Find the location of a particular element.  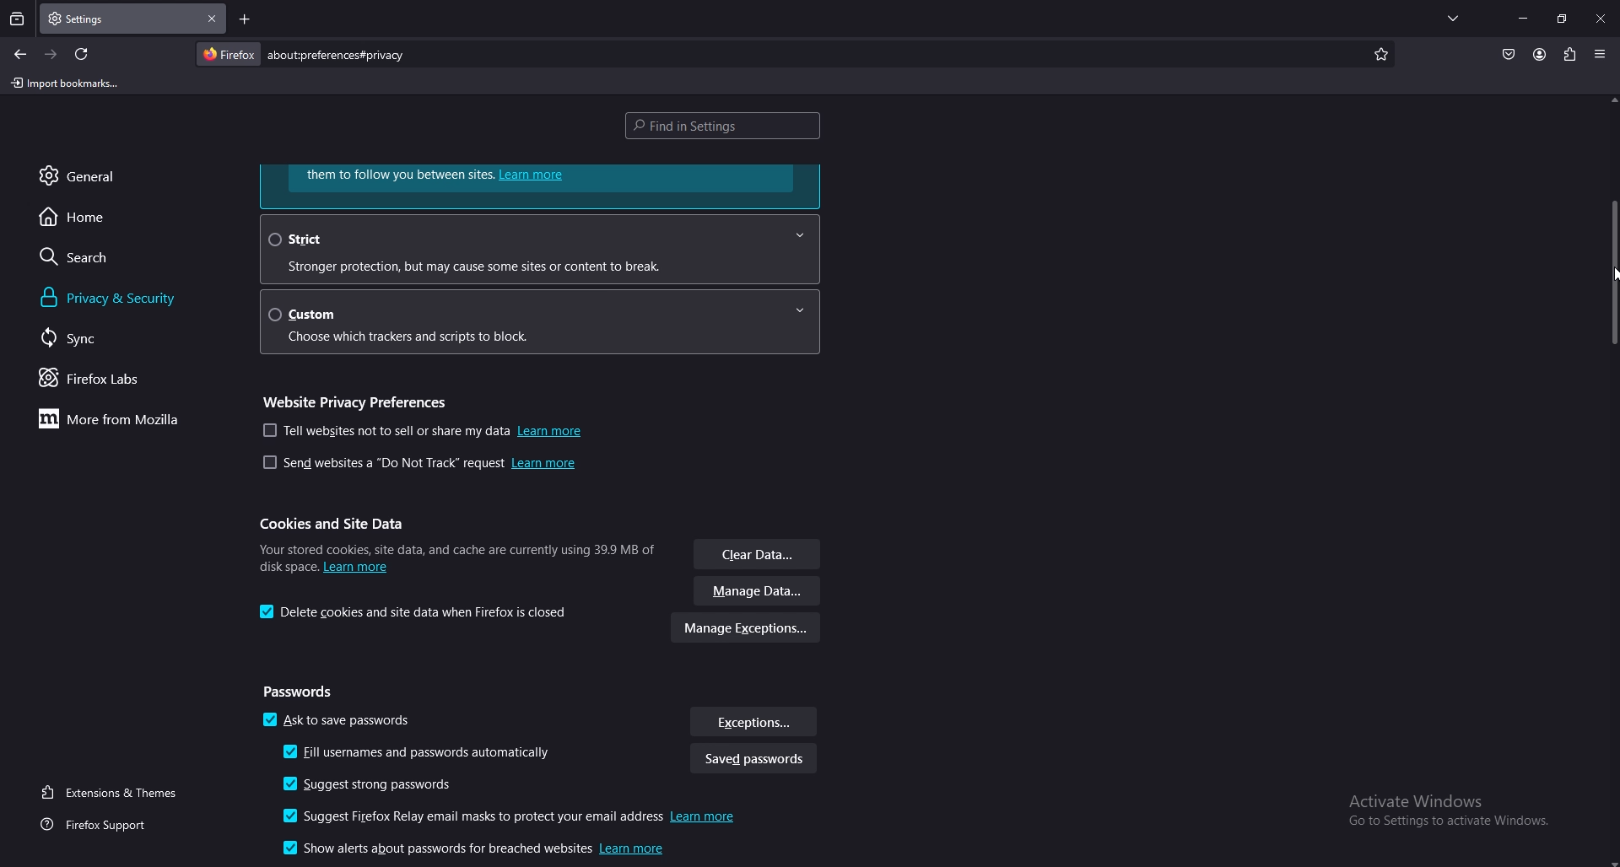

autofill is located at coordinates (423, 754).